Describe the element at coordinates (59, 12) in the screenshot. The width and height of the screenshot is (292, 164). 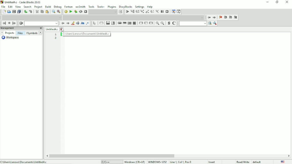
I see `Replace` at that location.